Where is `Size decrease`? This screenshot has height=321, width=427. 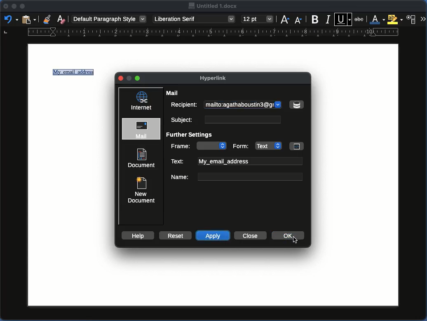 Size decrease is located at coordinates (298, 20).